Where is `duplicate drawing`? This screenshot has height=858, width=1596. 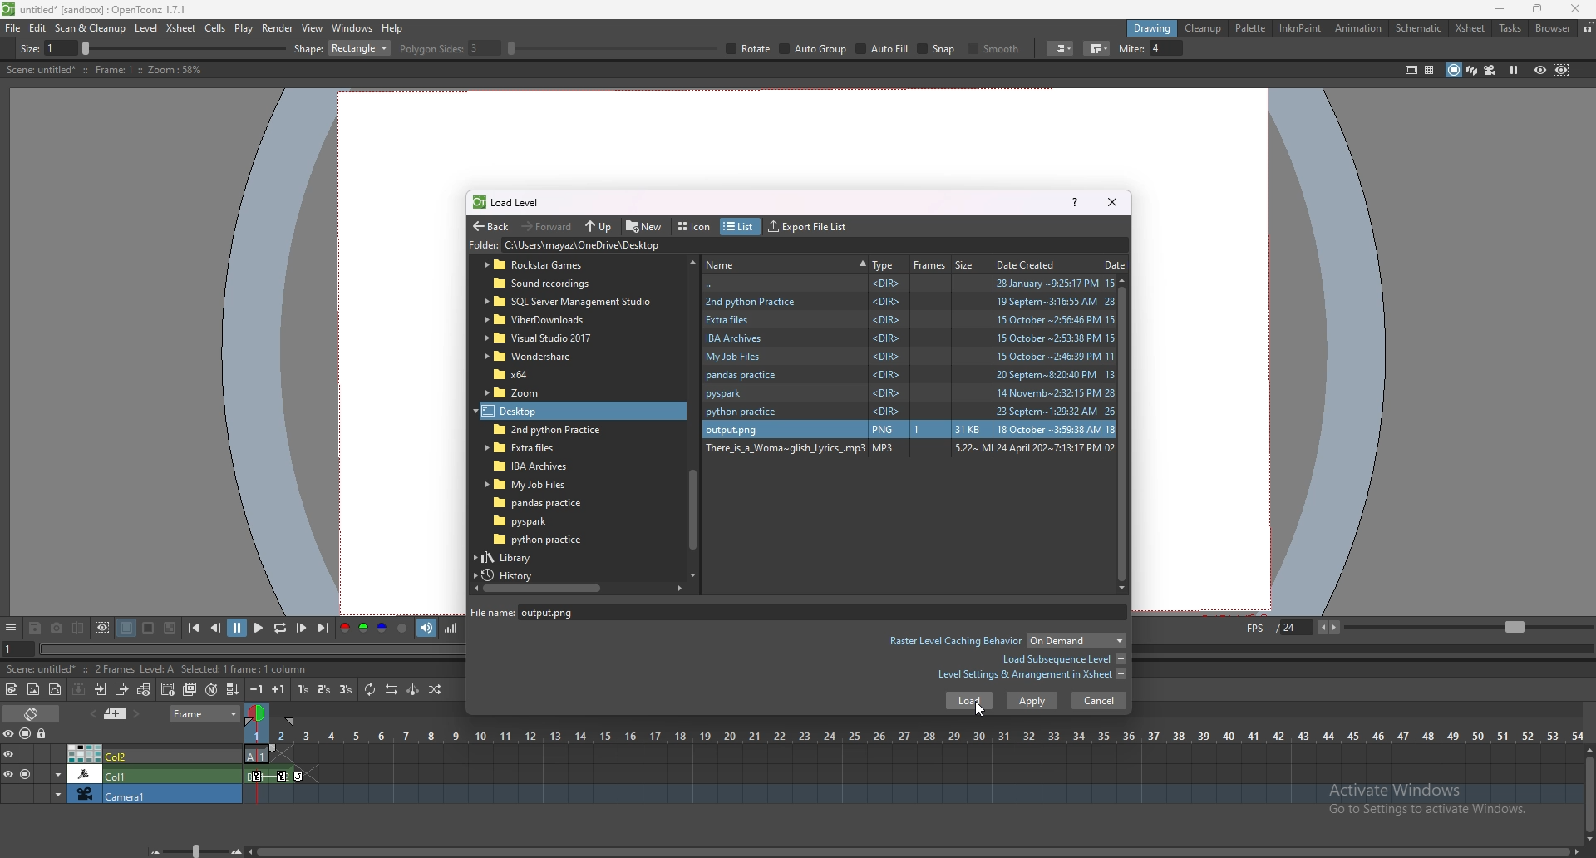 duplicate drawing is located at coordinates (191, 689).